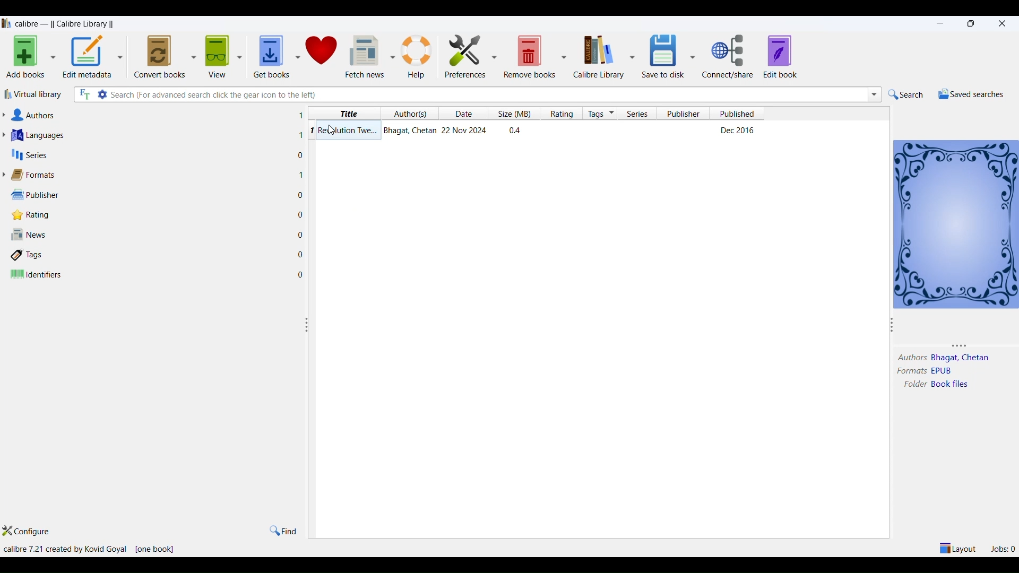 Image resolution: width=1019 pixels, height=573 pixels. What do you see at coordinates (41, 135) in the screenshot?
I see `languages` at bounding box center [41, 135].